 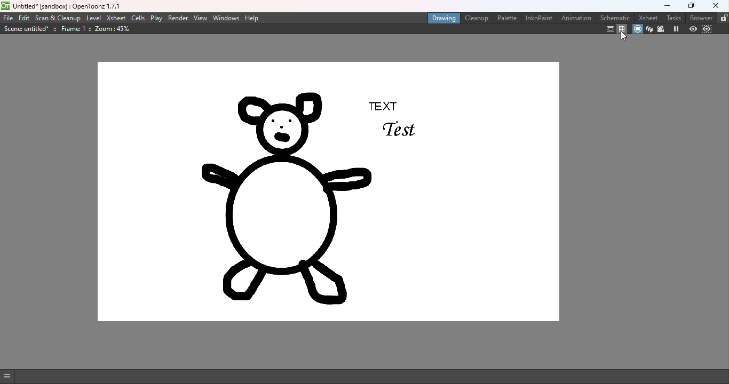 What do you see at coordinates (177, 18) in the screenshot?
I see `Render` at bounding box center [177, 18].